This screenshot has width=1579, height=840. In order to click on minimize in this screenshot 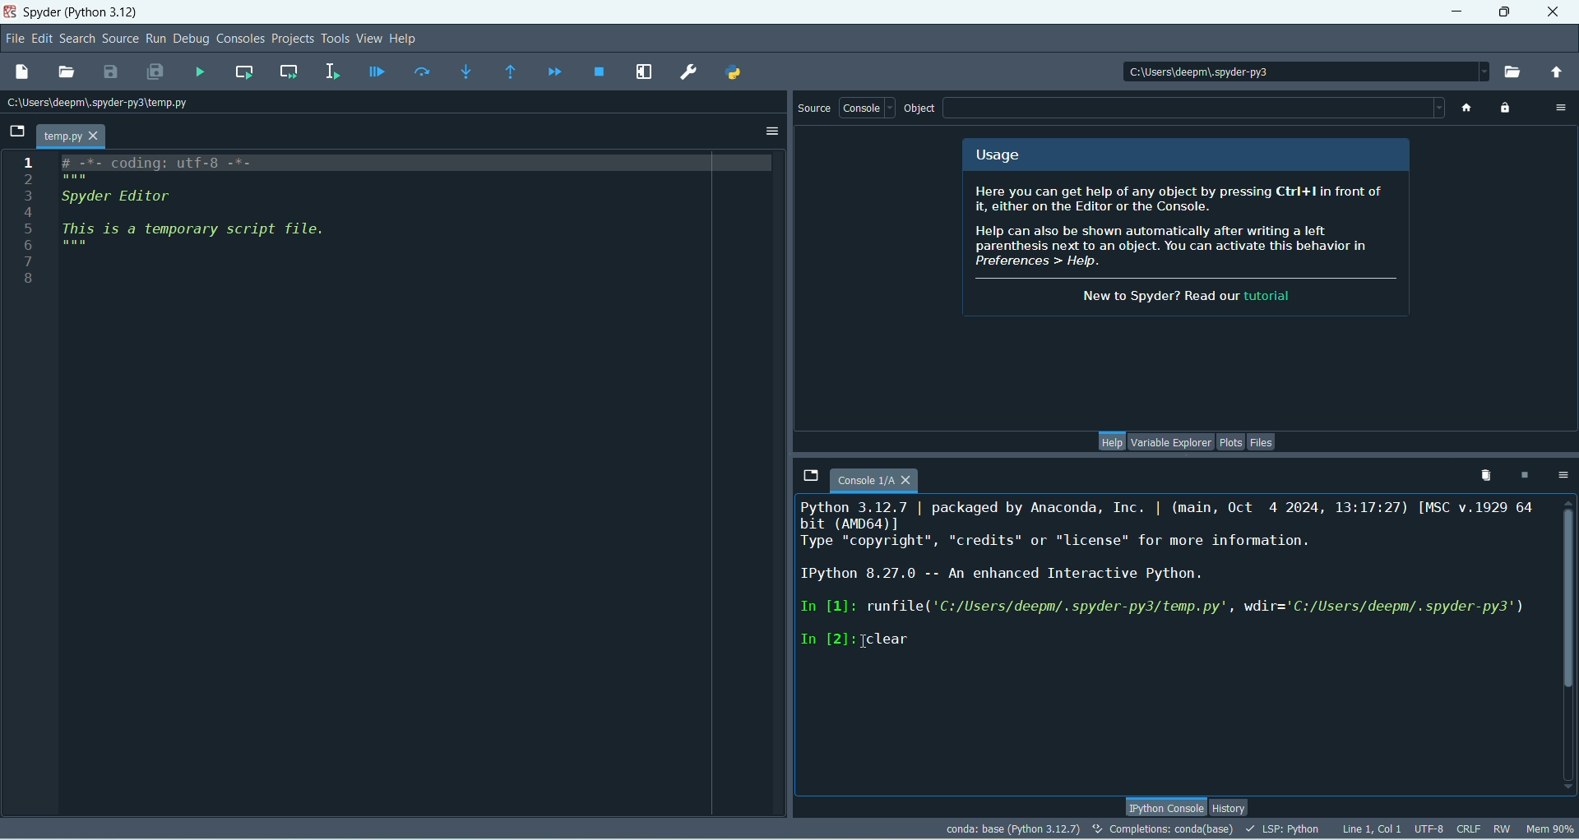, I will do `click(1459, 12)`.